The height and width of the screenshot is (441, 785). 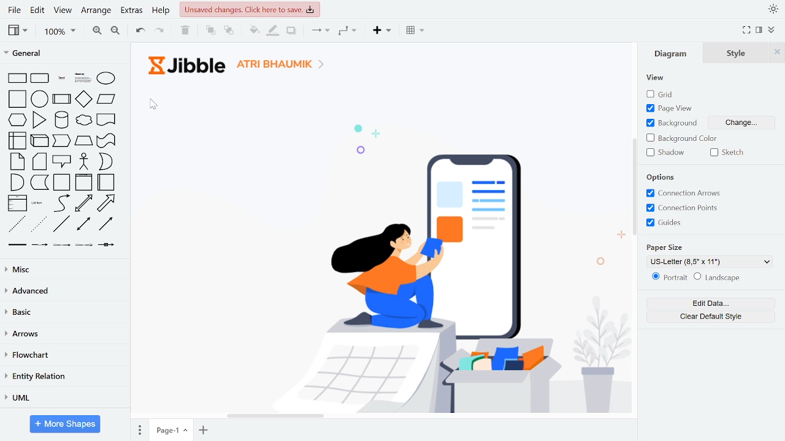 What do you see at coordinates (63, 11) in the screenshot?
I see `view` at bounding box center [63, 11].